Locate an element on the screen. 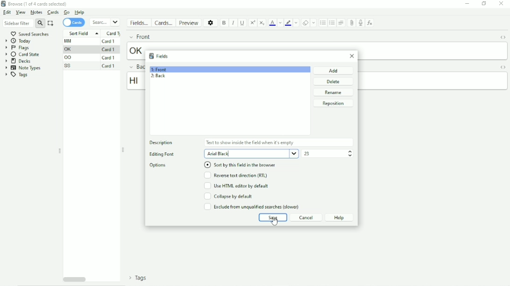 The image size is (510, 286). Tags is located at coordinates (19, 75).